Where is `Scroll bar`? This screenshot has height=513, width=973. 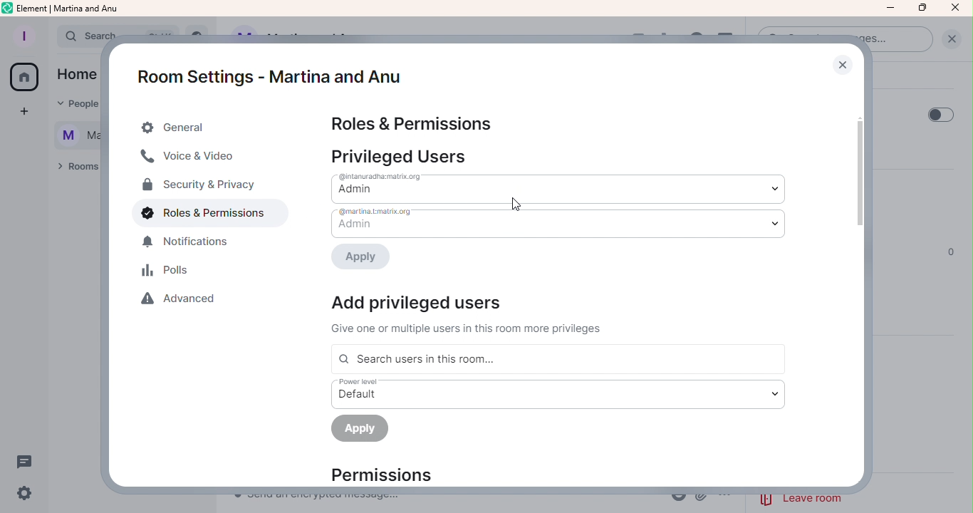
Scroll bar is located at coordinates (864, 282).